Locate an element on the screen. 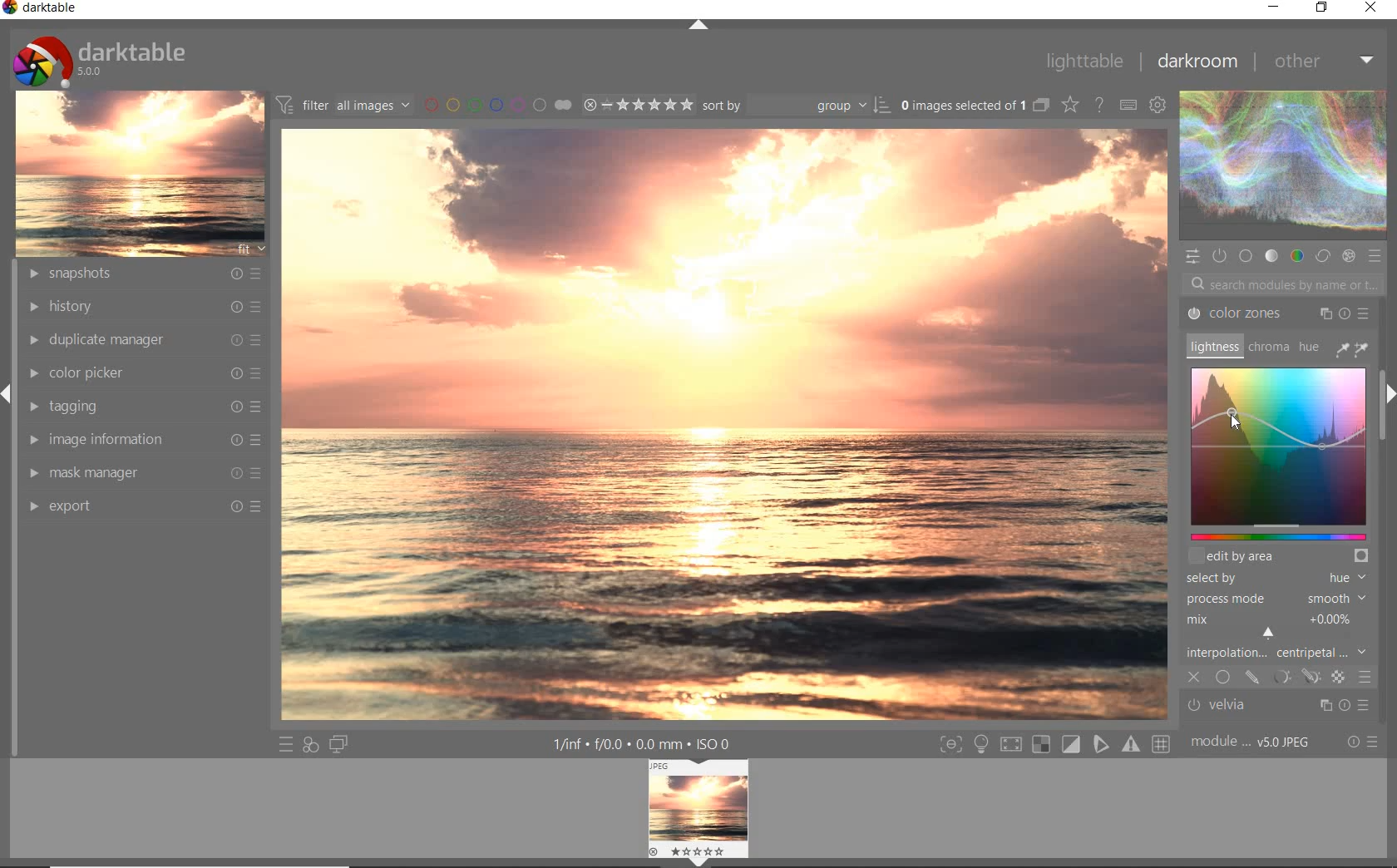 The width and height of the screenshot is (1397, 868). PROCESS MODE is located at coordinates (1278, 599).